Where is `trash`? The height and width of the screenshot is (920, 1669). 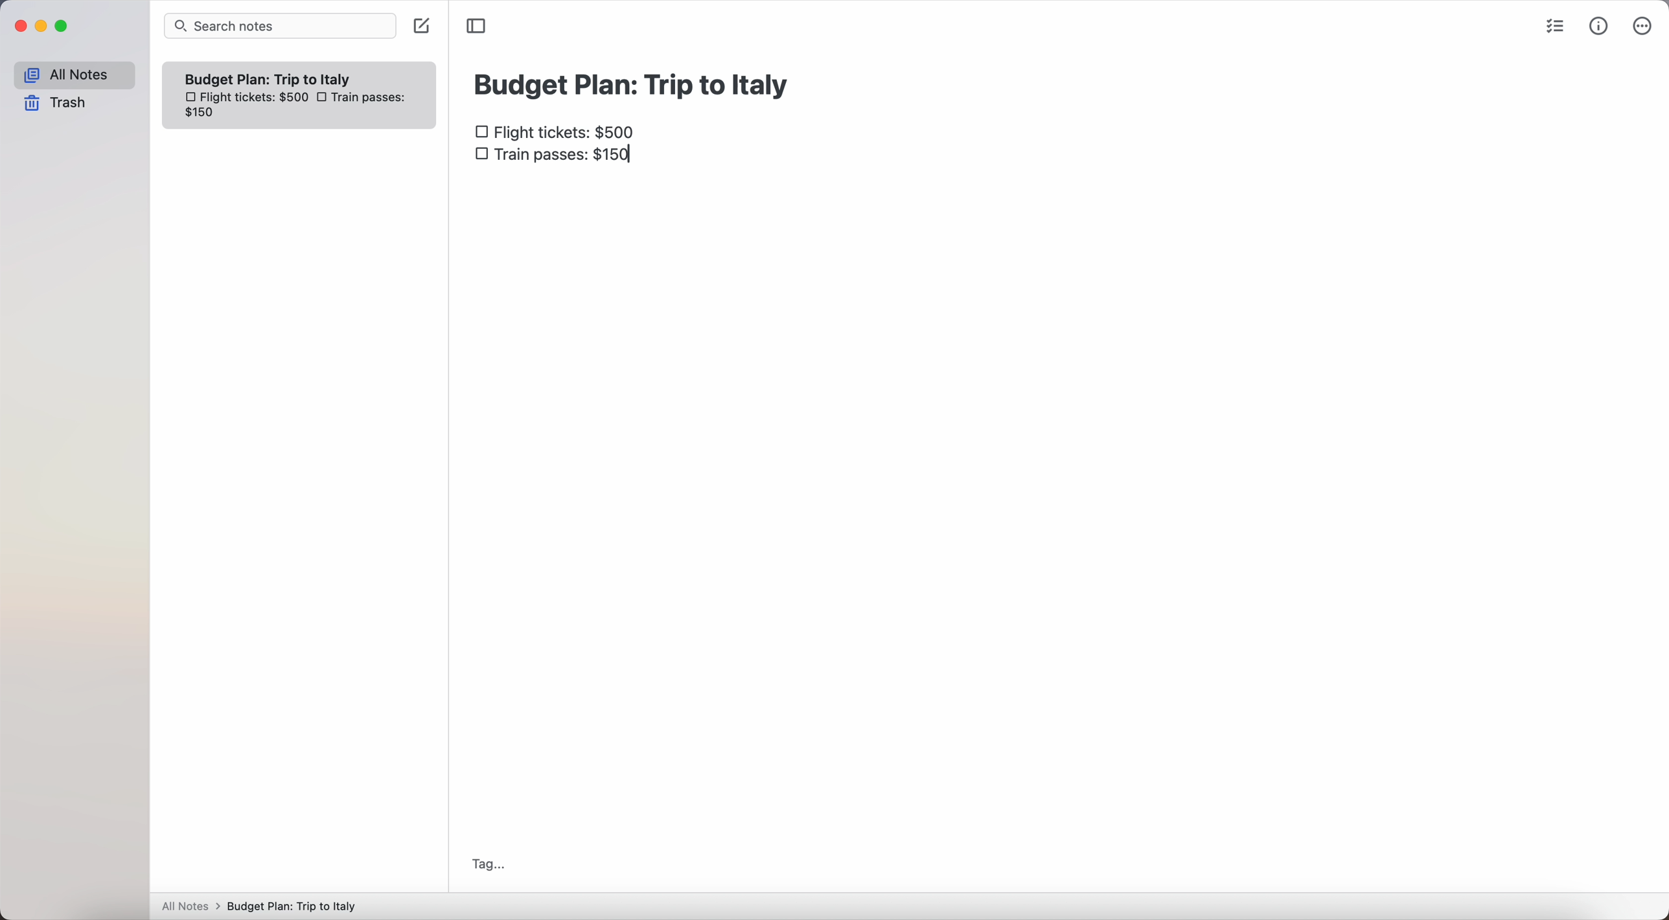
trash is located at coordinates (56, 103).